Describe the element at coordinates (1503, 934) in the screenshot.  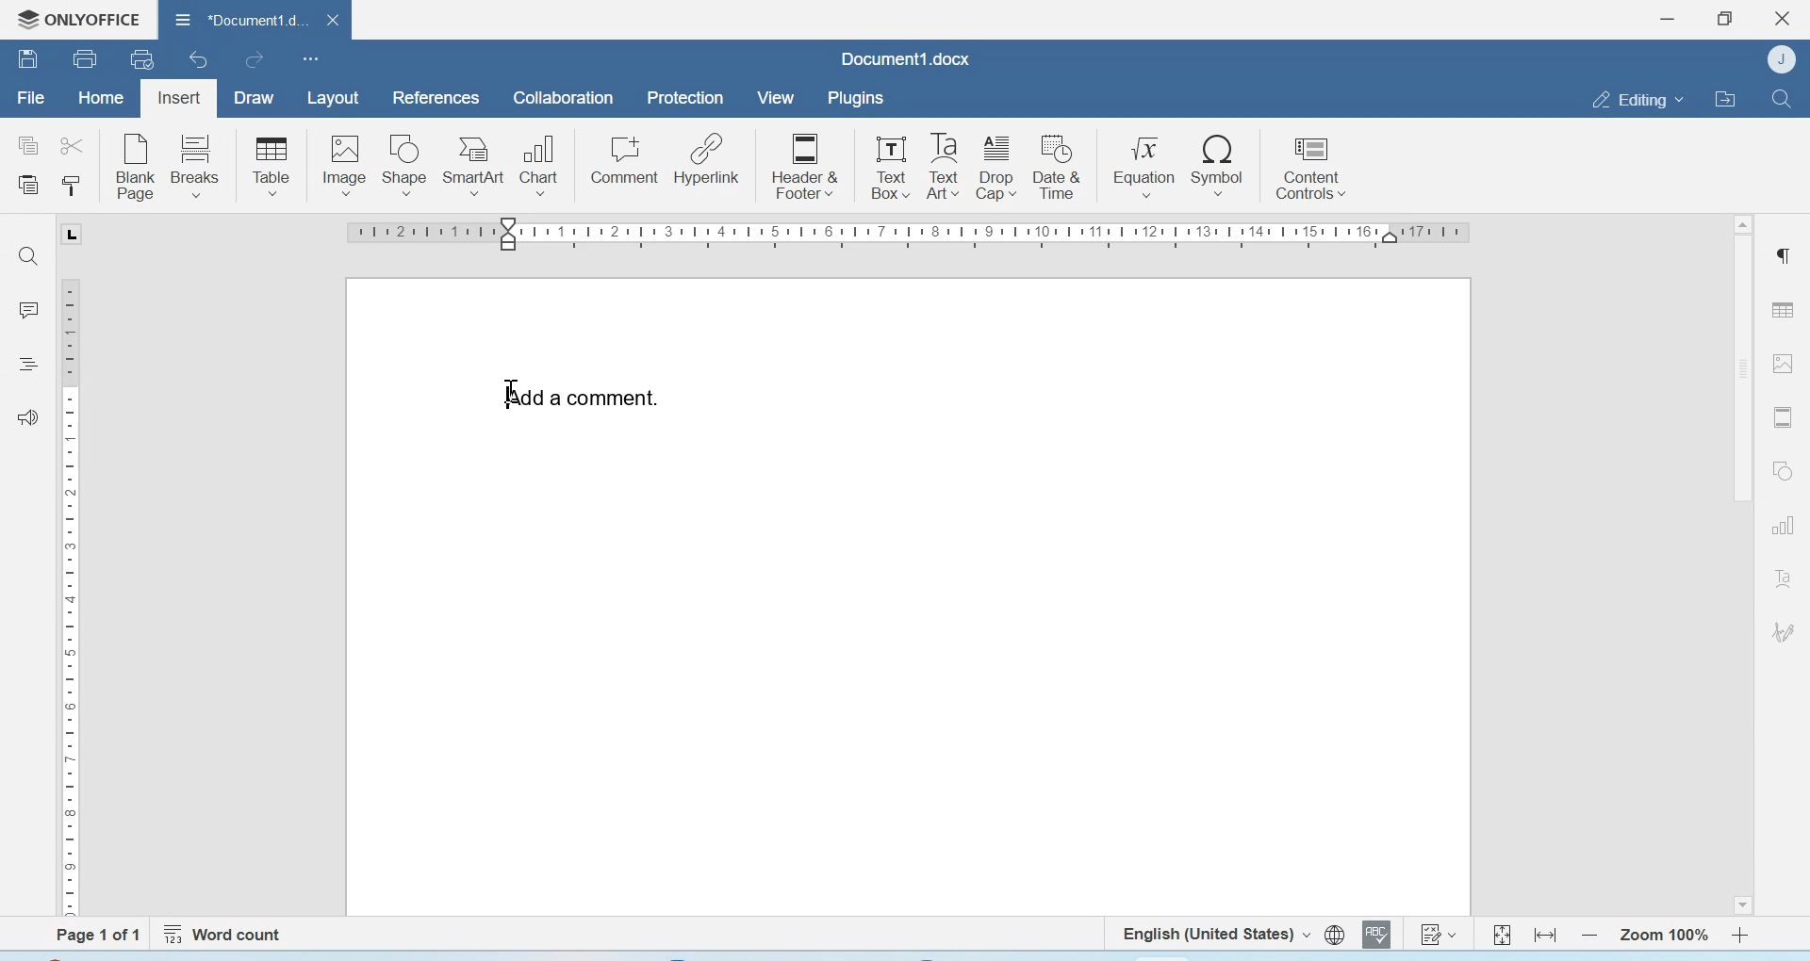
I see `Fit to page` at that location.